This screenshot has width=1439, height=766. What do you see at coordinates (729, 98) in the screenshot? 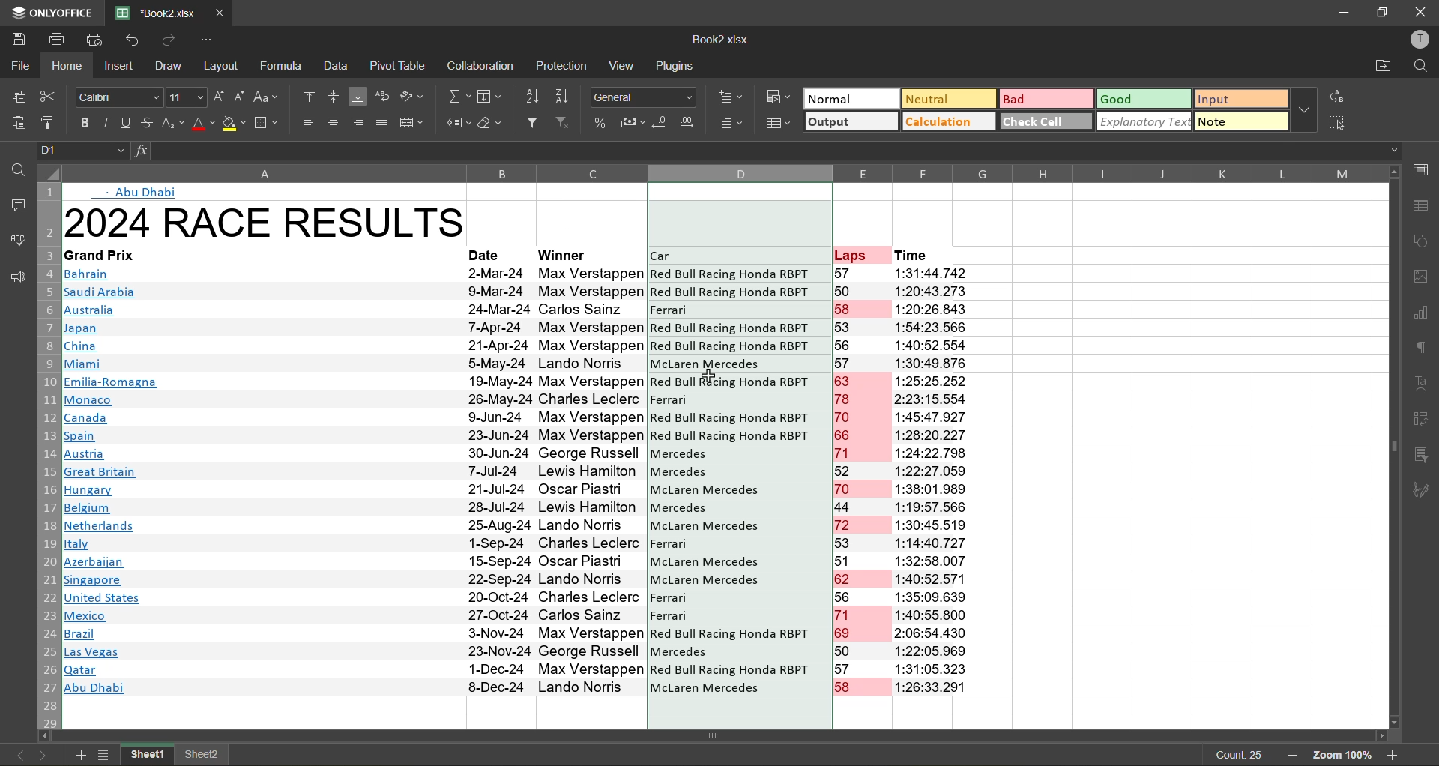
I see `insert cells` at bounding box center [729, 98].